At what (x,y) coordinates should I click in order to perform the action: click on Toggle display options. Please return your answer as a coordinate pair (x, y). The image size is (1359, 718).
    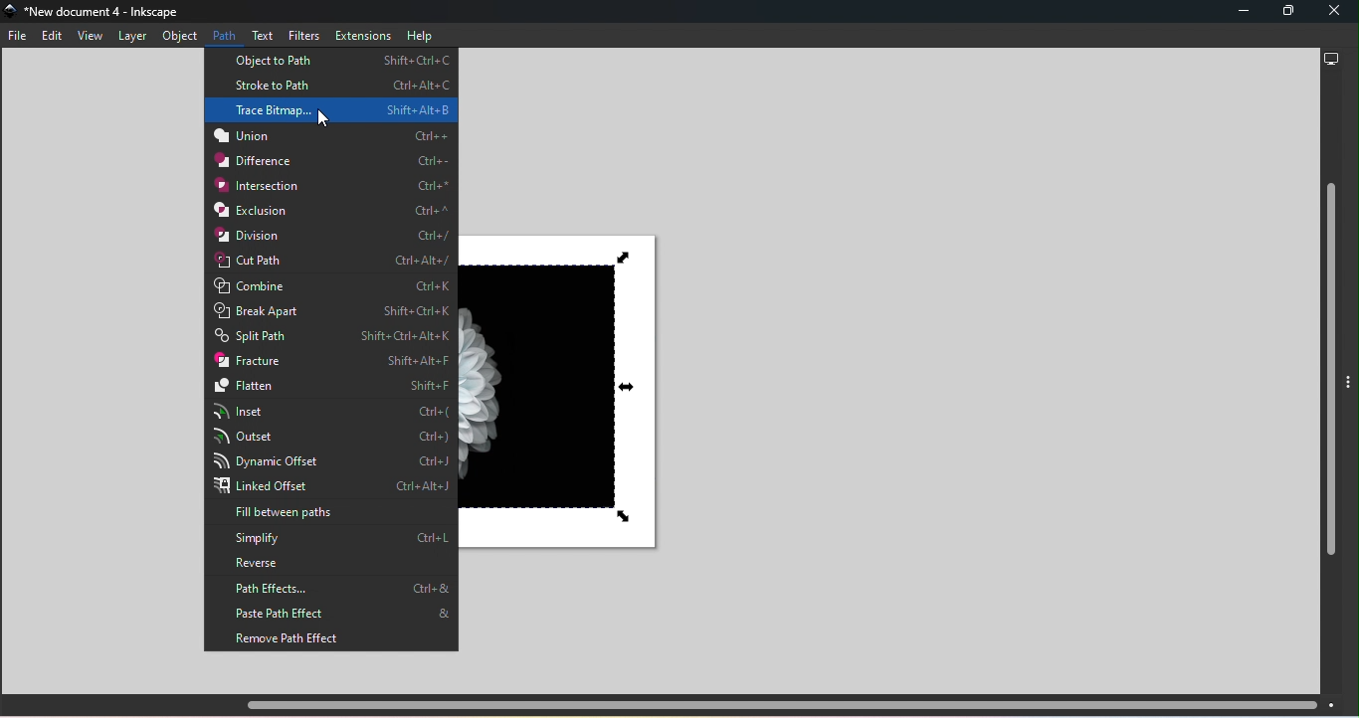
    Looking at the image, I should click on (1351, 378).